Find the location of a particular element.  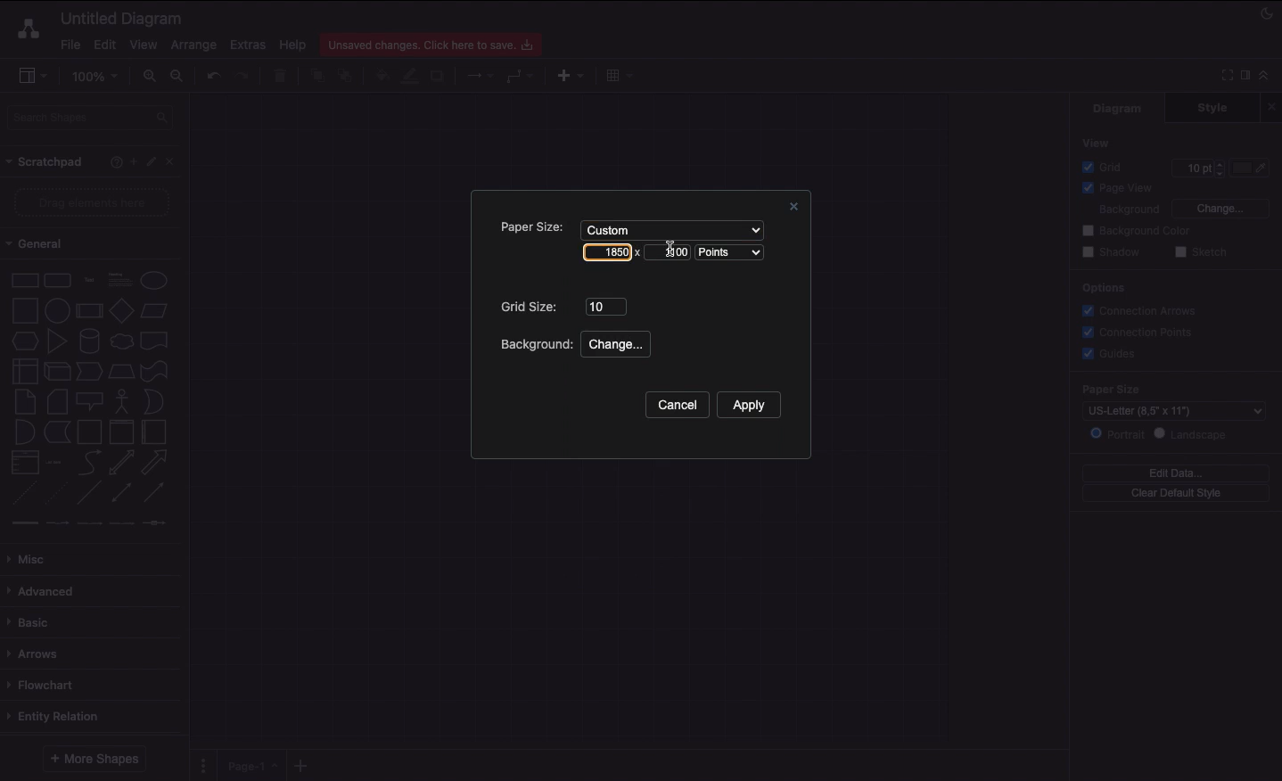

Help is located at coordinates (112, 161).